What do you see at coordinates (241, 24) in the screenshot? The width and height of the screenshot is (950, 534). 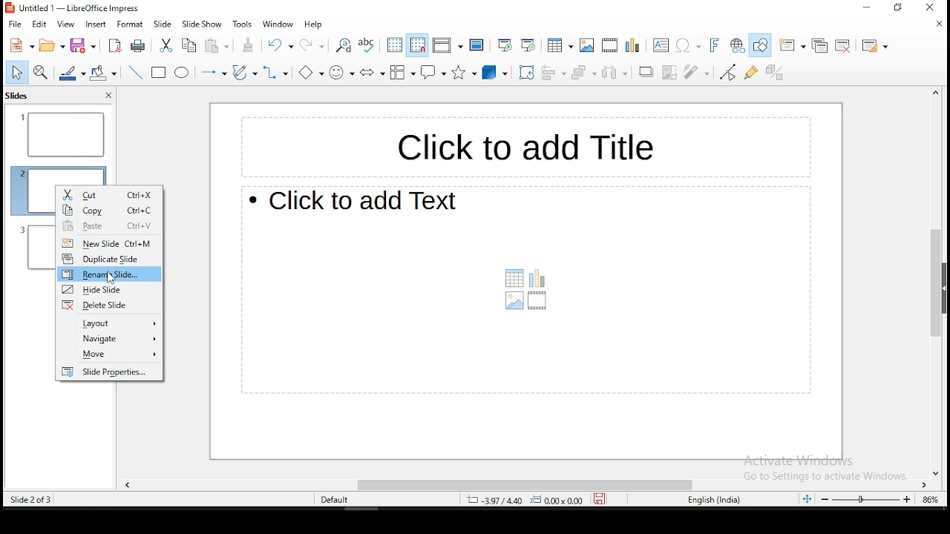 I see `tools` at bounding box center [241, 24].